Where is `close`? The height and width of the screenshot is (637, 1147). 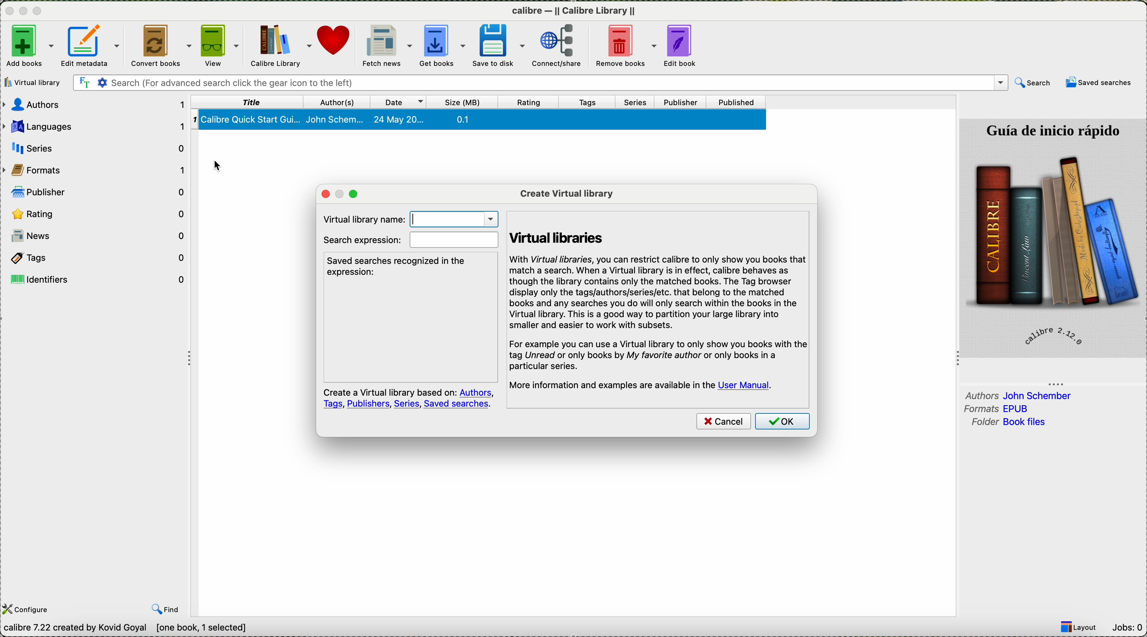 close is located at coordinates (8, 12).